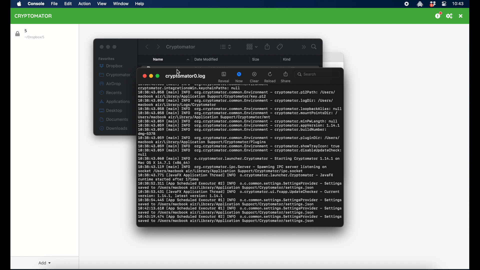 The image size is (480, 270). I want to click on screen recorder icon, so click(406, 4).